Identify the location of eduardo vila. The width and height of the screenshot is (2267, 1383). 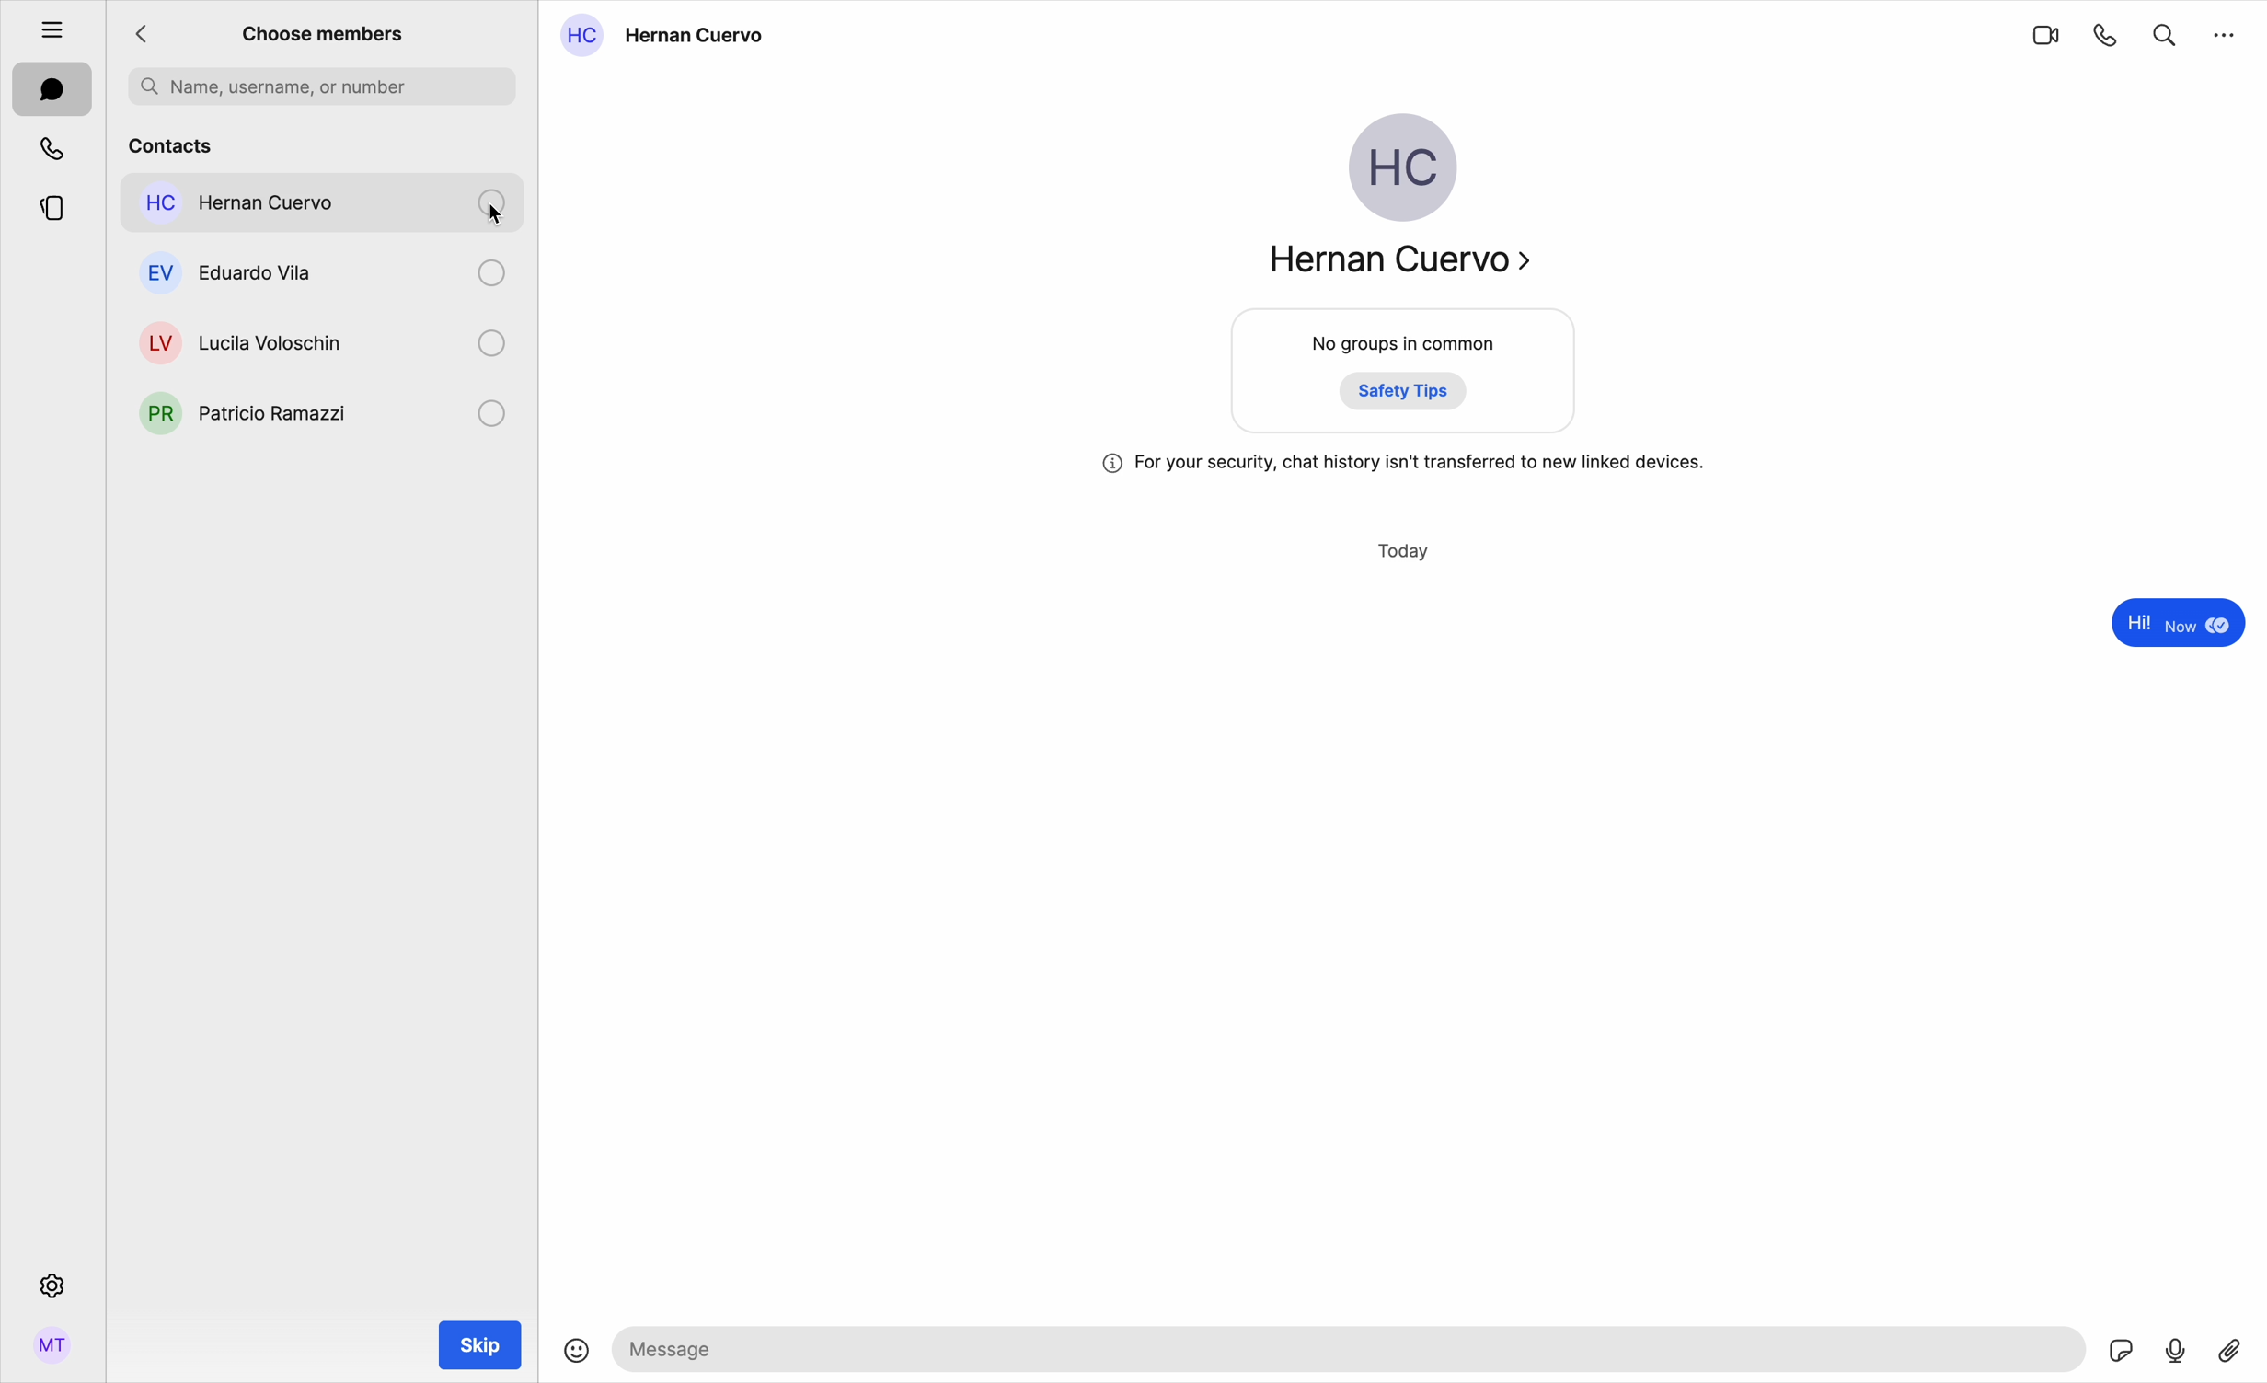
(239, 272).